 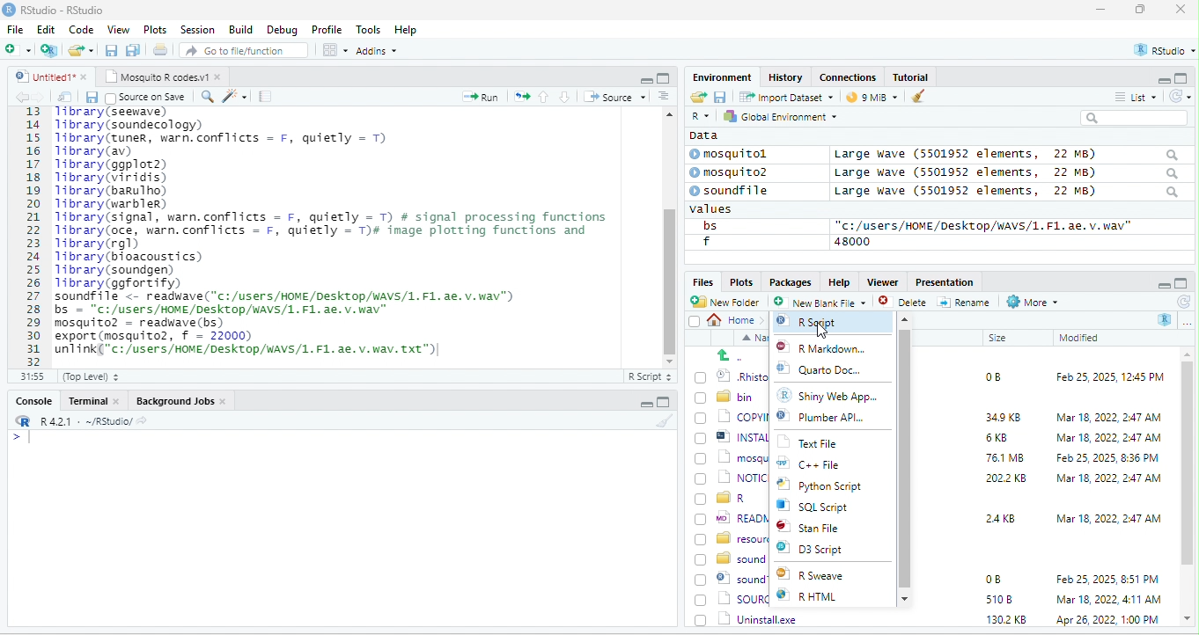 I want to click on Plots, so click(x=741, y=281).